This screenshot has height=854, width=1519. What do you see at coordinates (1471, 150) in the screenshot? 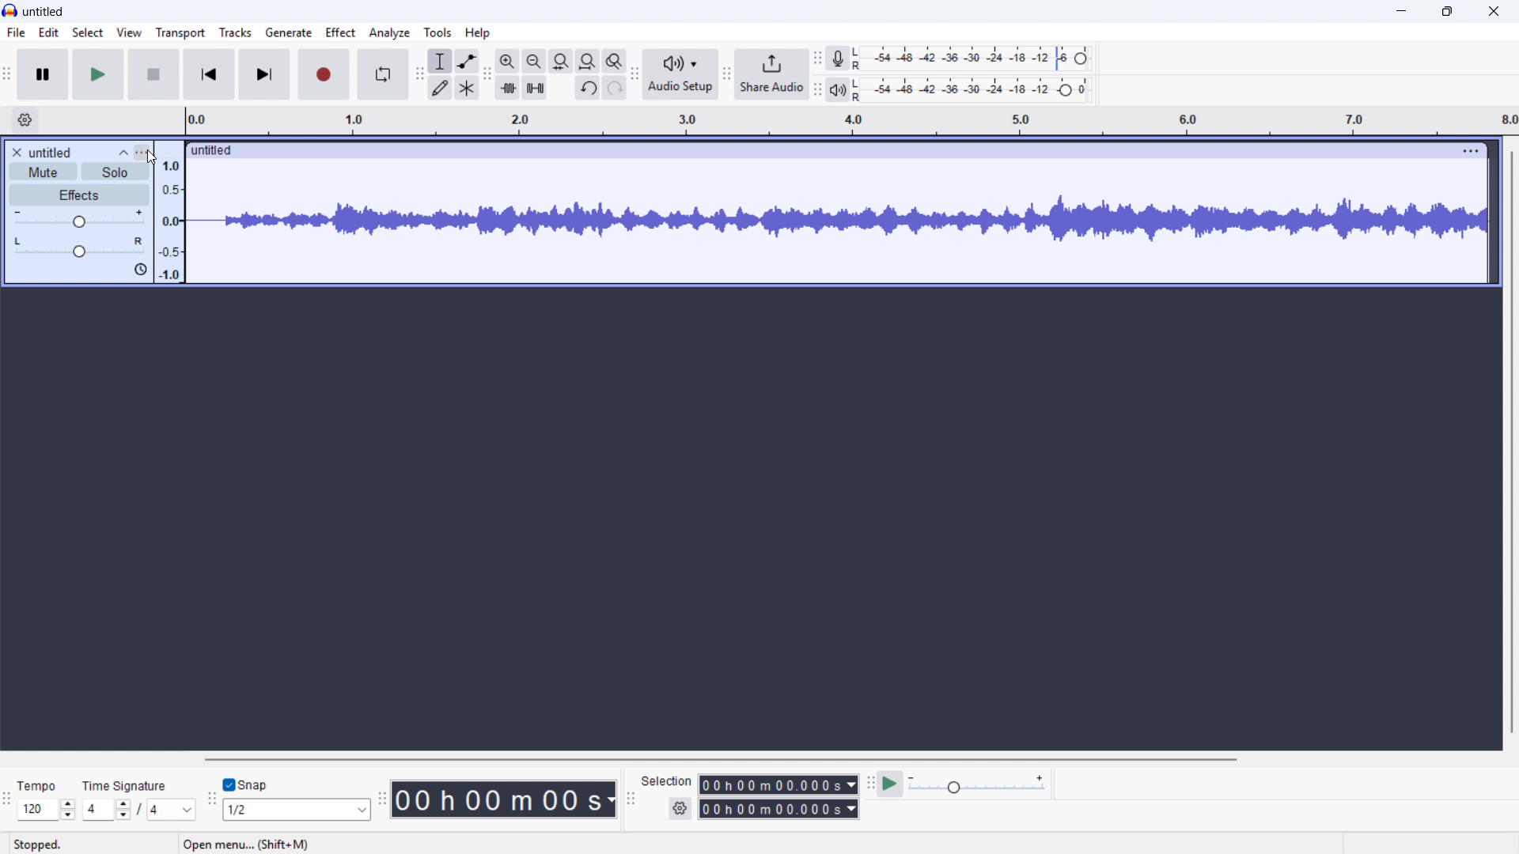
I see `Track options ` at bounding box center [1471, 150].